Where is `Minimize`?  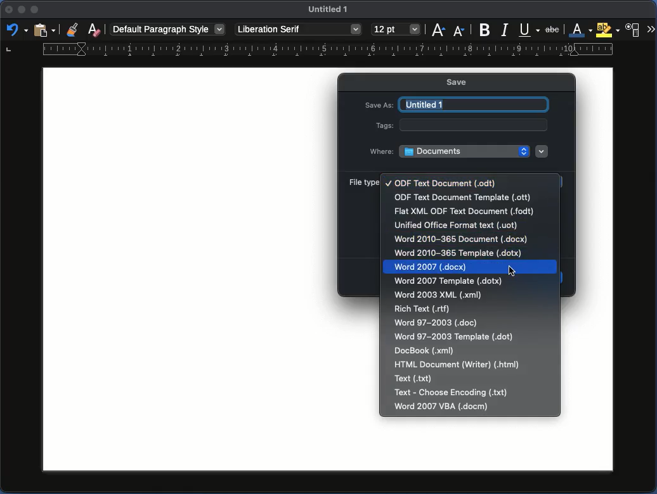
Minimize is located at coordinates (36, 10).